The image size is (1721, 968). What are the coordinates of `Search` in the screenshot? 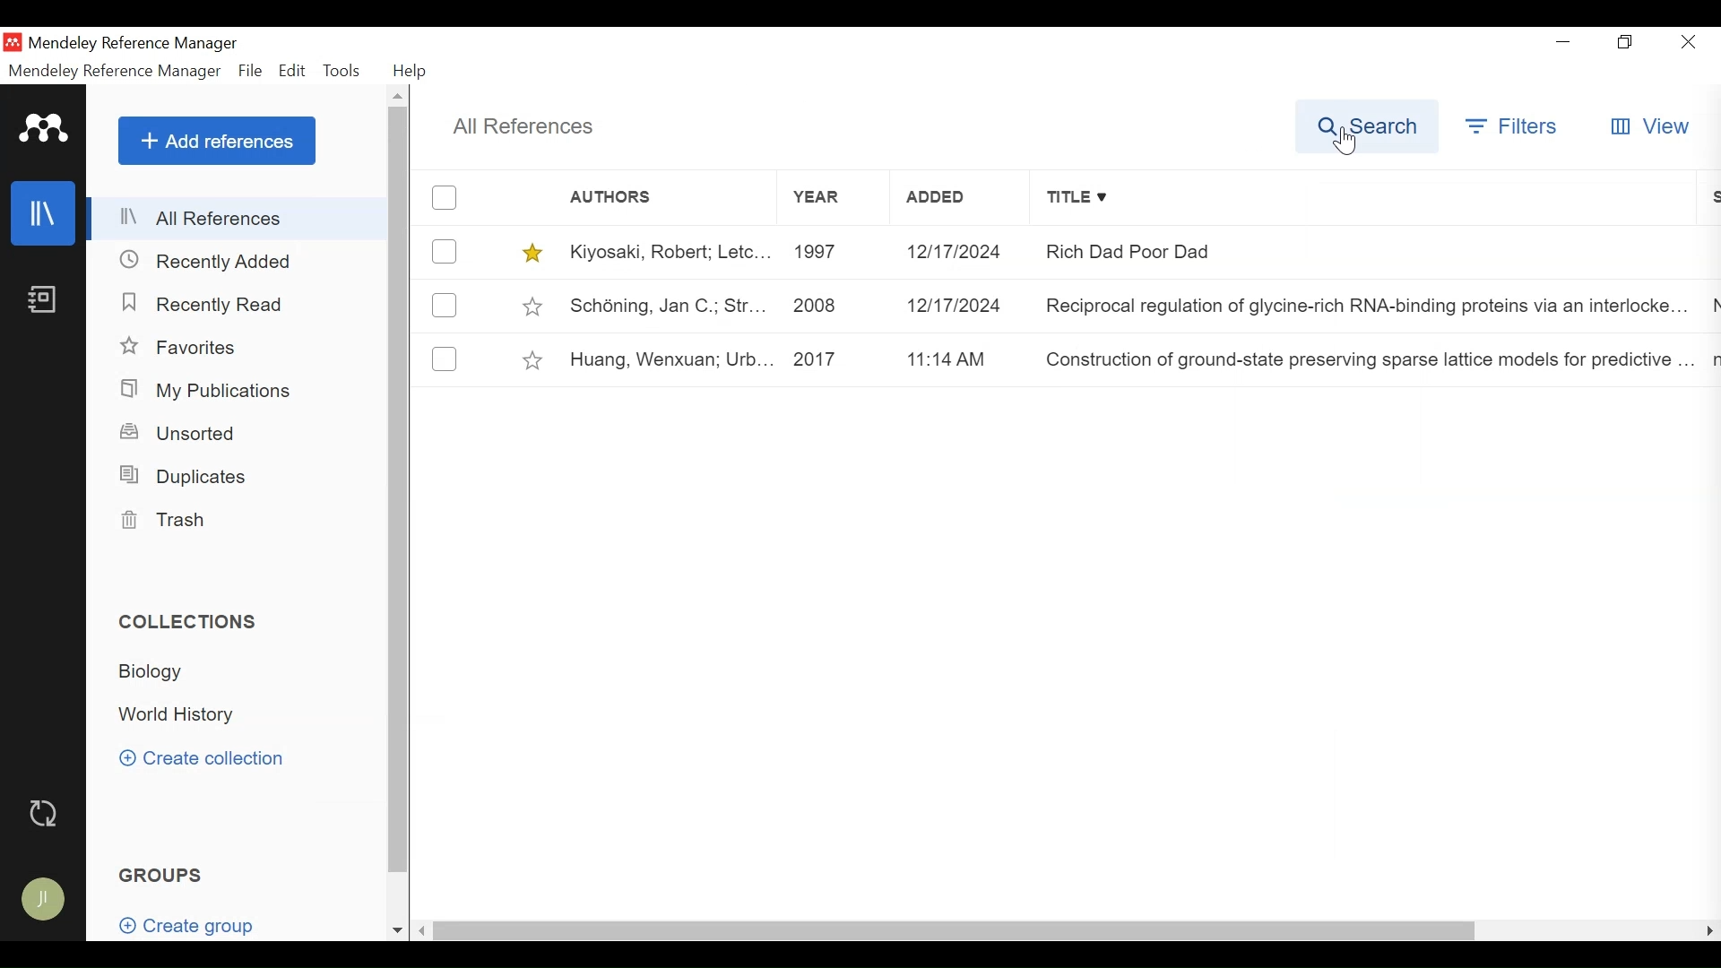 It's located at (1363, 125).